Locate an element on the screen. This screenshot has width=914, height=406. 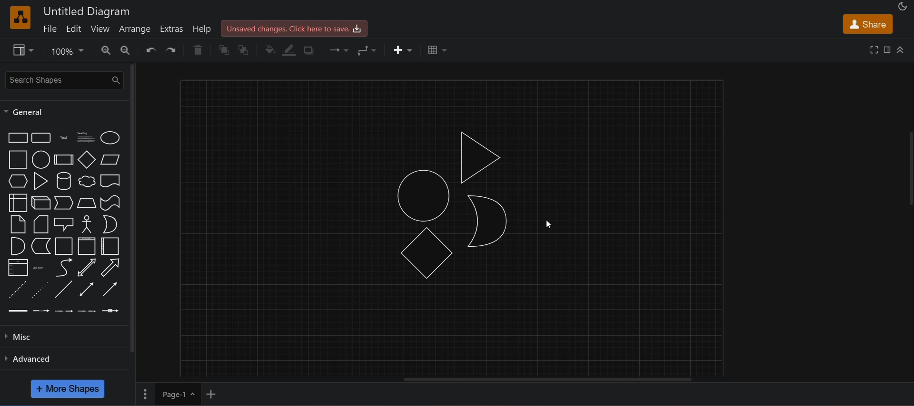
arrow is located at coordinates (64, 268).